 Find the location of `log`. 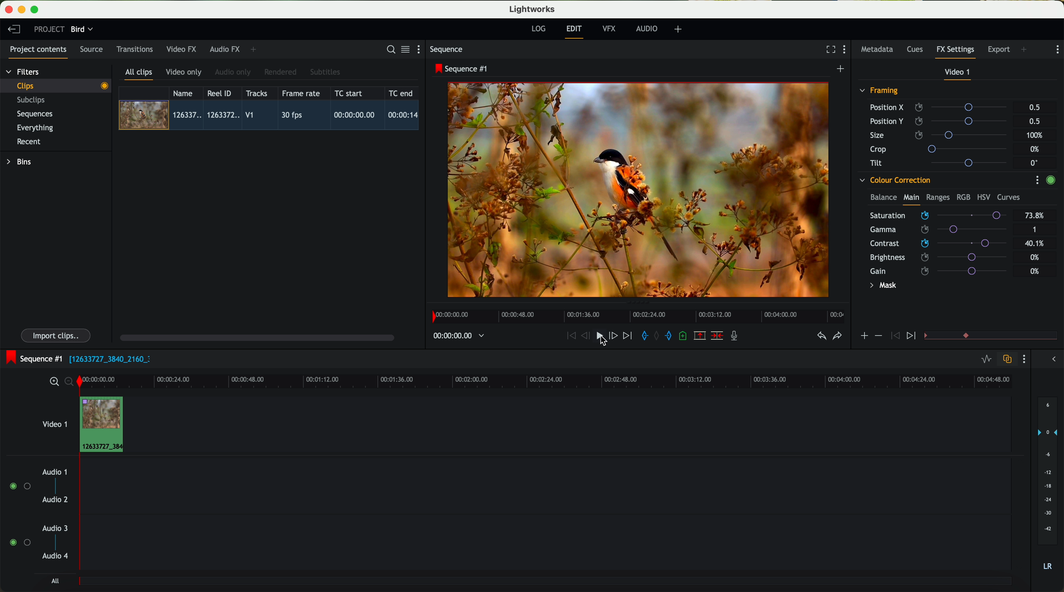

log is located at coordinates (538, 29).